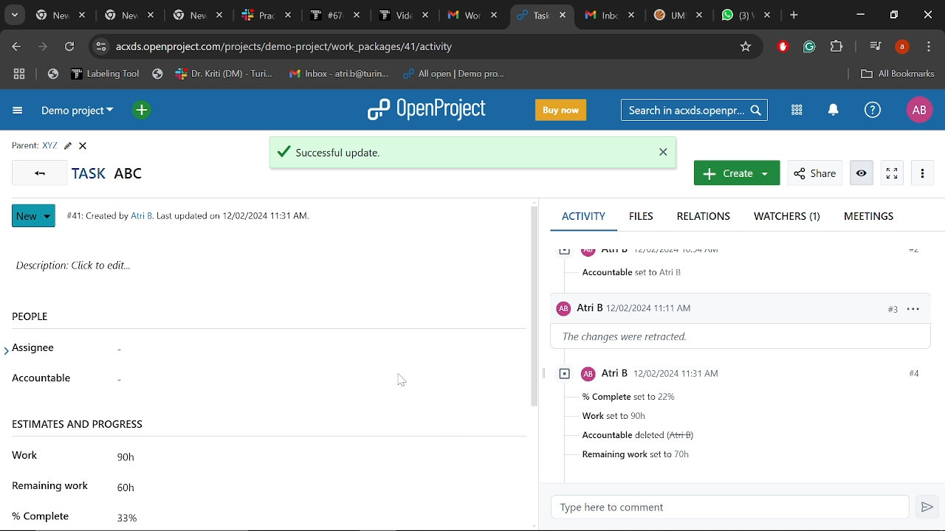  Describe the element at coordinates (270, 268) in the screenshot. I see `Space for writting description` at that location.